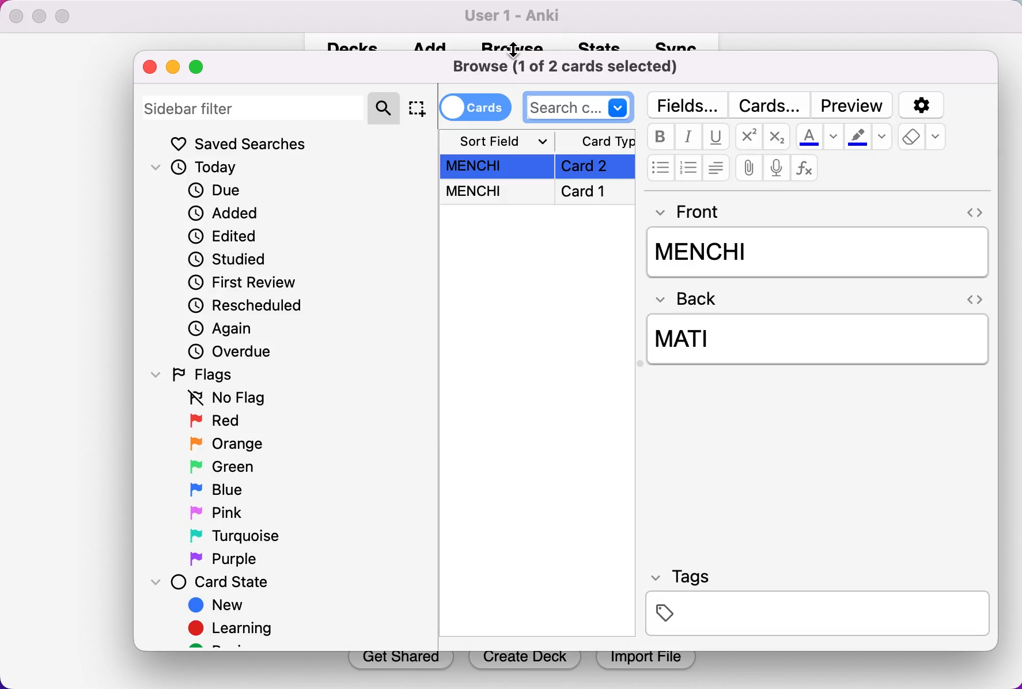 This screenshot has height=689, width=1022. I want to click on italic text, so click(687, 137).